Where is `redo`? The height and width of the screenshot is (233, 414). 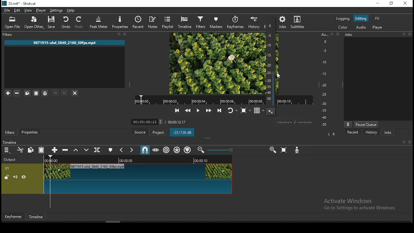
redo is located at coordinates (80, 23).